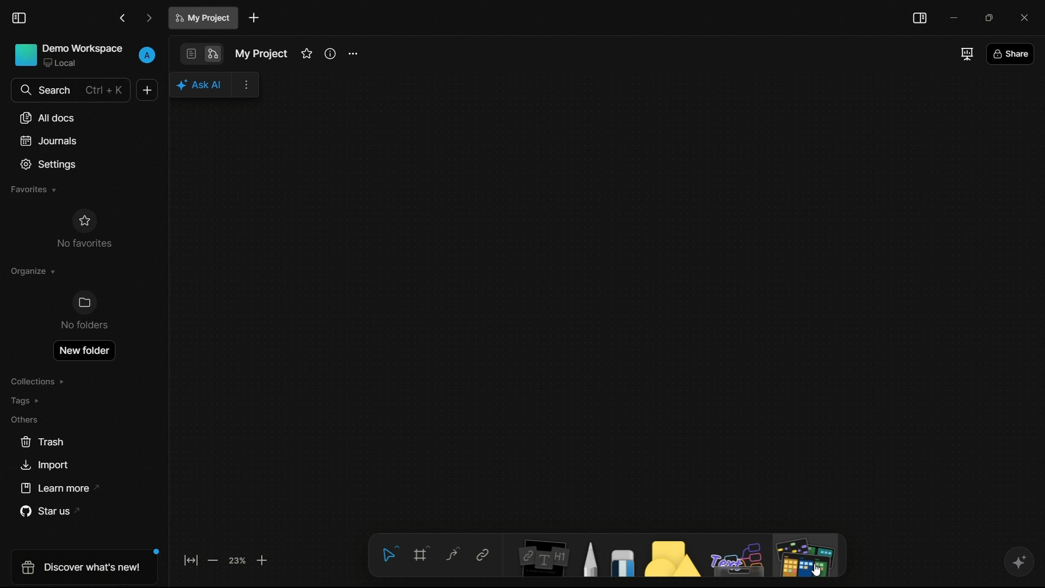 This screenshot has height=588, width=1045. I want to click on frames, so click(423, 553).